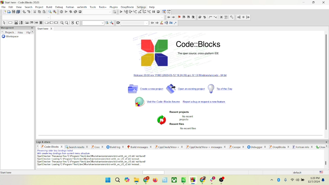 The image size is (329, 185). Describe the element at coordinates (324, 3) in the screenshot. I see `close` at that location.